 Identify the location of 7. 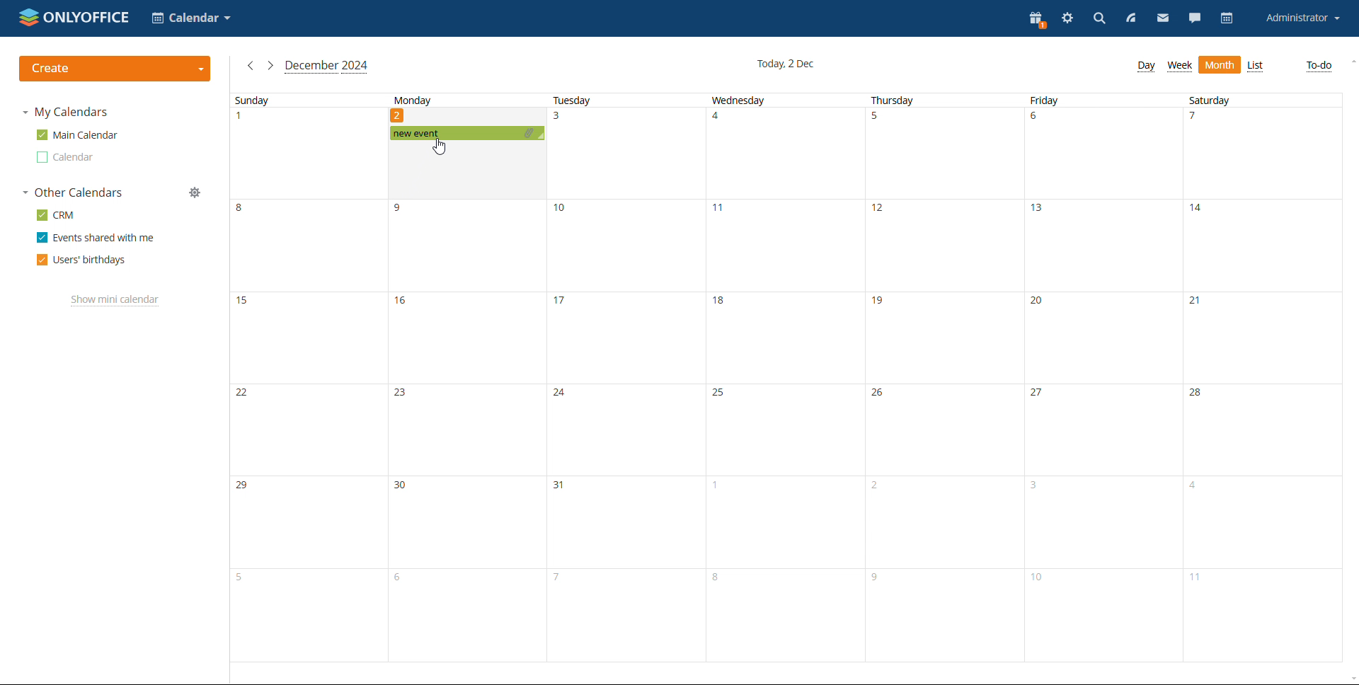
(556, 577).